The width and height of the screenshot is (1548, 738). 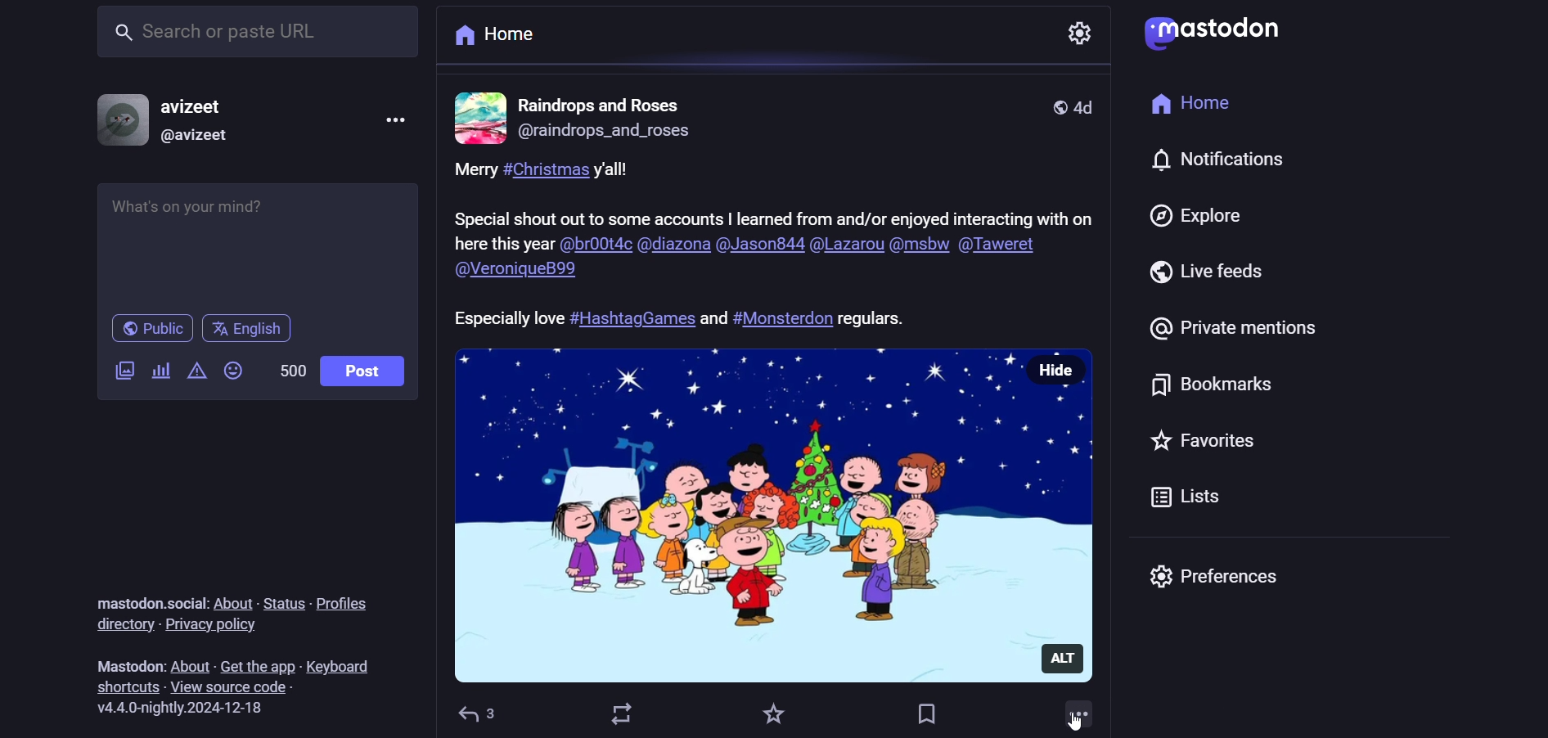 What do you see at coordinates (1060, 368) in the screenshot?
I see `HIde` at bounding box center [1060, 368].